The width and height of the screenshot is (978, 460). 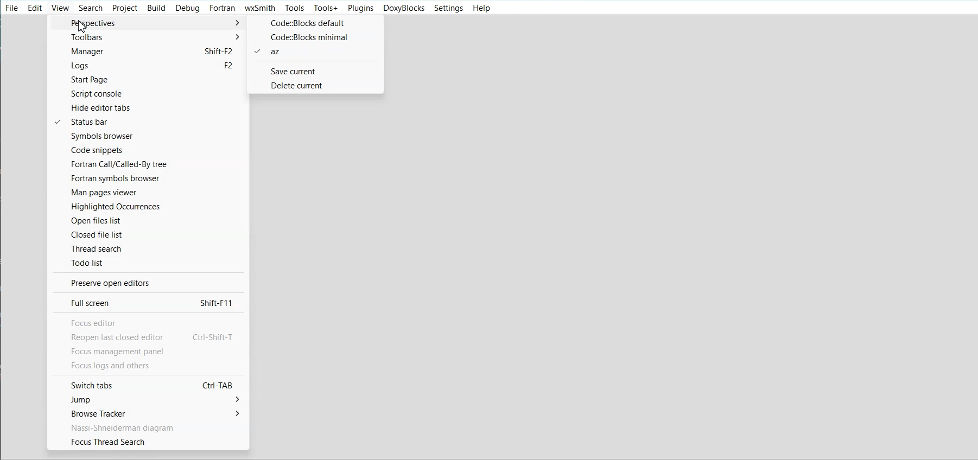 I want to click on Project, so click(x=124, y=8).